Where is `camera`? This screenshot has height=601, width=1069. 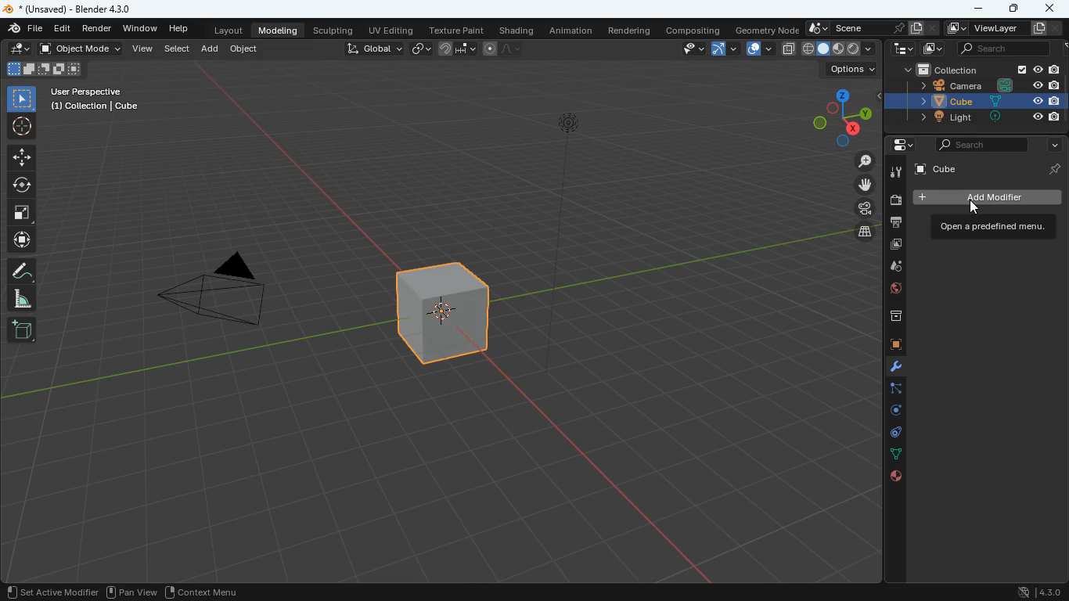
camera is located at coordinates (221, 293).